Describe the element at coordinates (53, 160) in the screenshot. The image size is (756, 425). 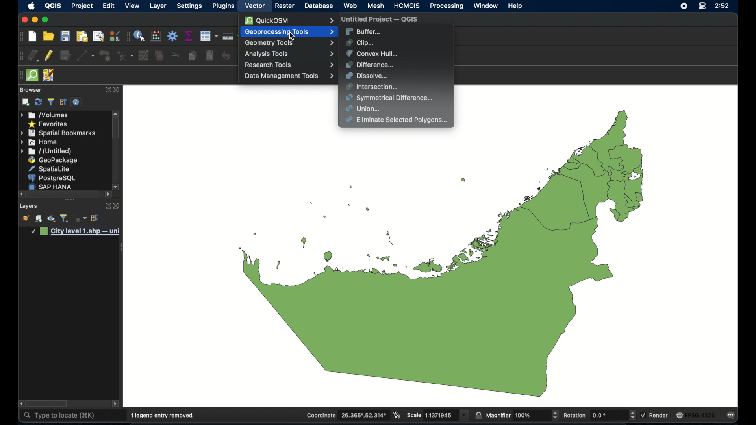
I see `geopackage` at that location.